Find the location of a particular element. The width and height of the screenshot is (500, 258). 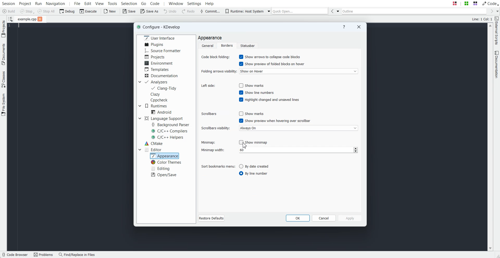

Build is located at coordinates (8, 11).